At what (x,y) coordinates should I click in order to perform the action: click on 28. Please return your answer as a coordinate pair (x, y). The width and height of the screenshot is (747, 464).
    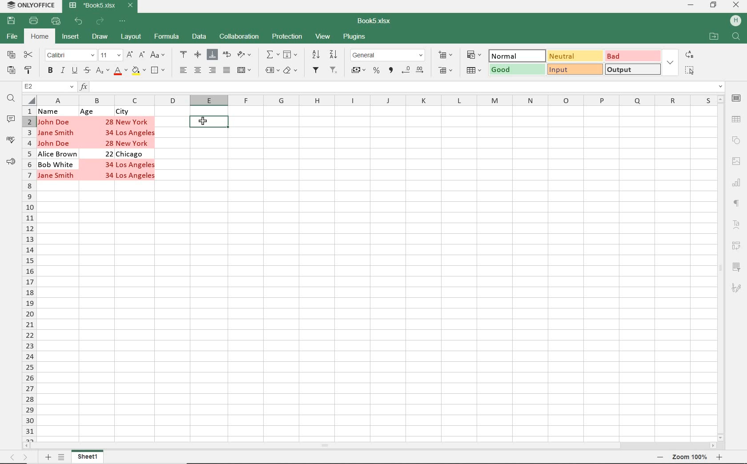
    Looking at the image, I should click on (109, 121).